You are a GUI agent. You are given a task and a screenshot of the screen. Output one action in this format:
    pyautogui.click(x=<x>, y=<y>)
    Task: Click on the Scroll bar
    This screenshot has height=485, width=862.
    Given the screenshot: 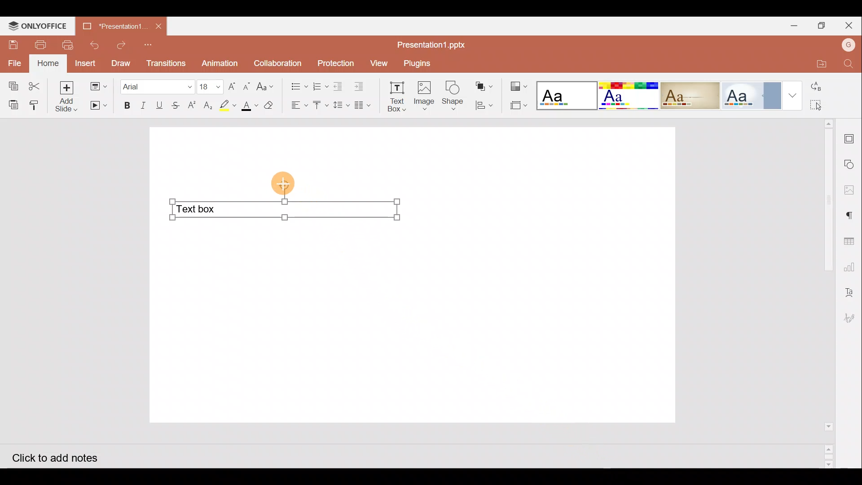 What is the action you would take?
    pyautogui.click(x=825, y=293)
    